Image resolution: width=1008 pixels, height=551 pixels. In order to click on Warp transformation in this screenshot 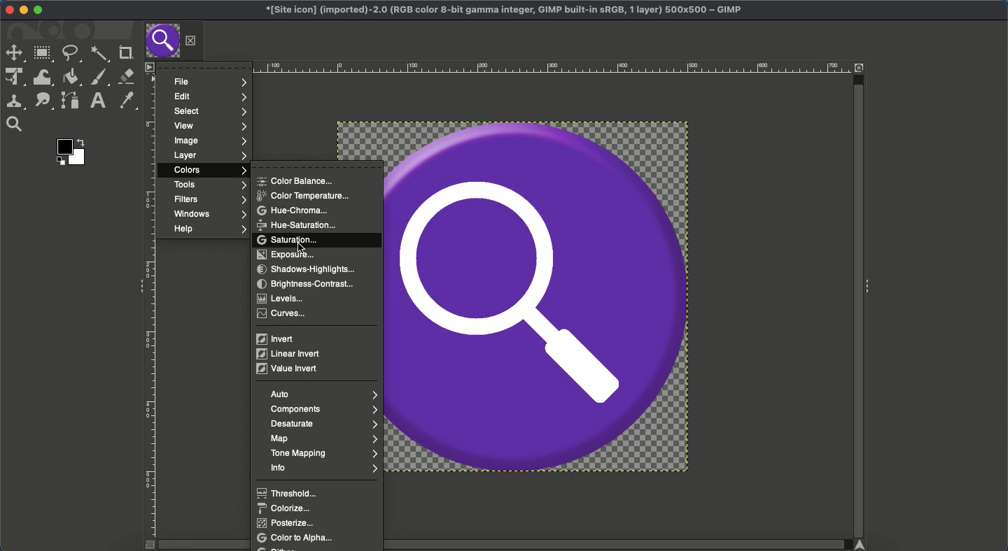, I will do `click(41, 77)`.